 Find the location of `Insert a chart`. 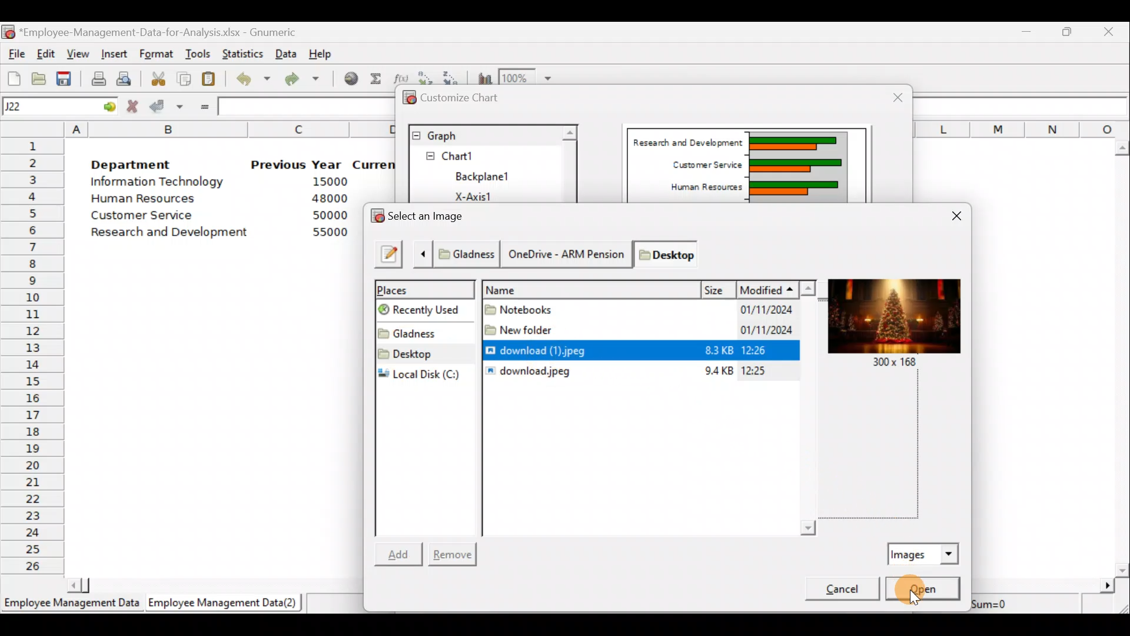

Insert a chart is located at coordinates (483, 77).